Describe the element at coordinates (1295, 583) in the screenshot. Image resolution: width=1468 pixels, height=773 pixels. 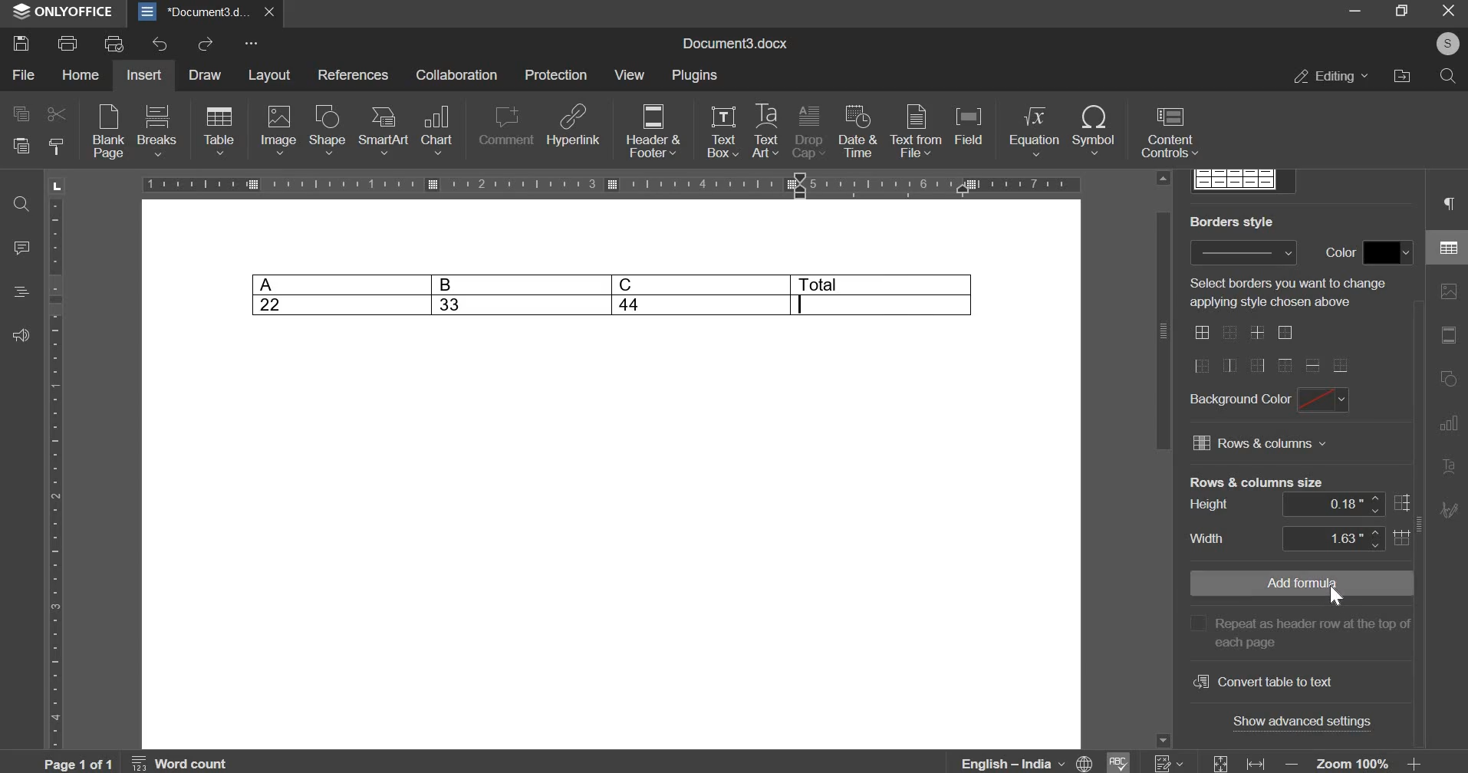
I see `add formula` at that location.